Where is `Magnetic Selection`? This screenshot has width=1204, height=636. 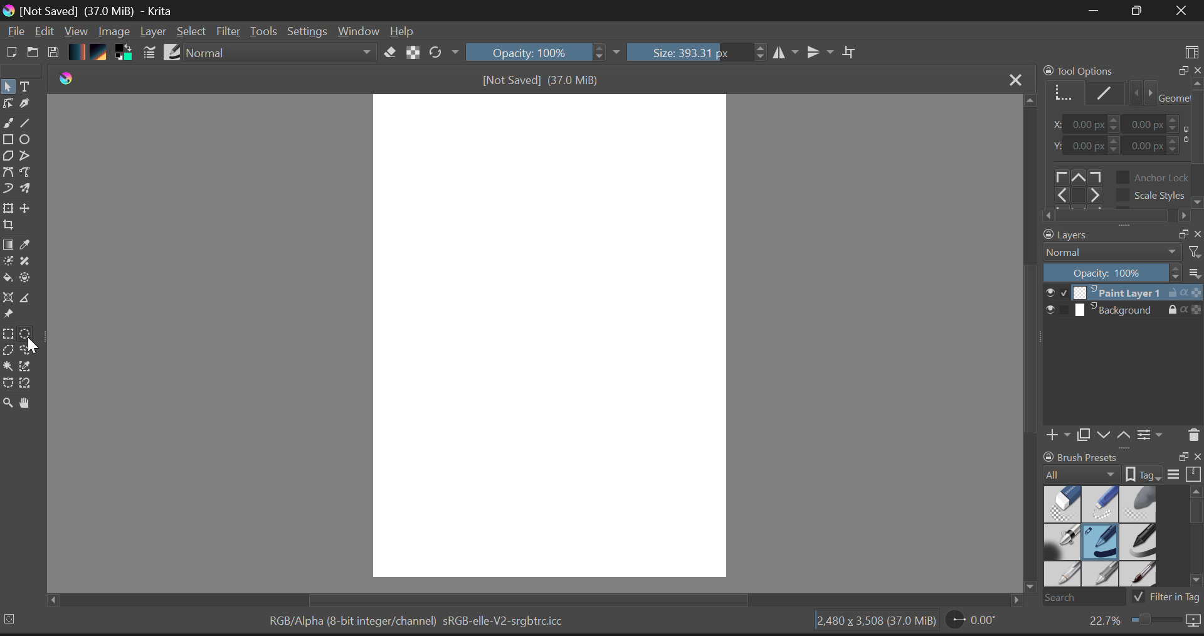
Magnetic Selection is located at coordinates (29, 384).